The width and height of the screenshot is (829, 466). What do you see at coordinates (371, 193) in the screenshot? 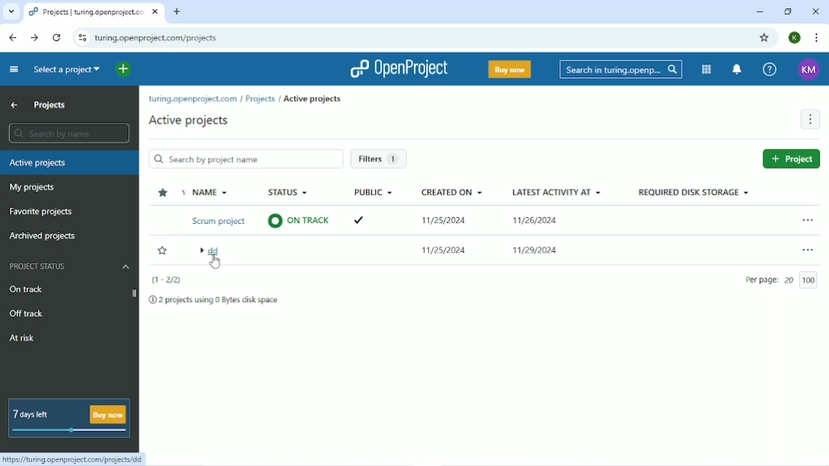
I see `Public` at bounding box center [371, 193].